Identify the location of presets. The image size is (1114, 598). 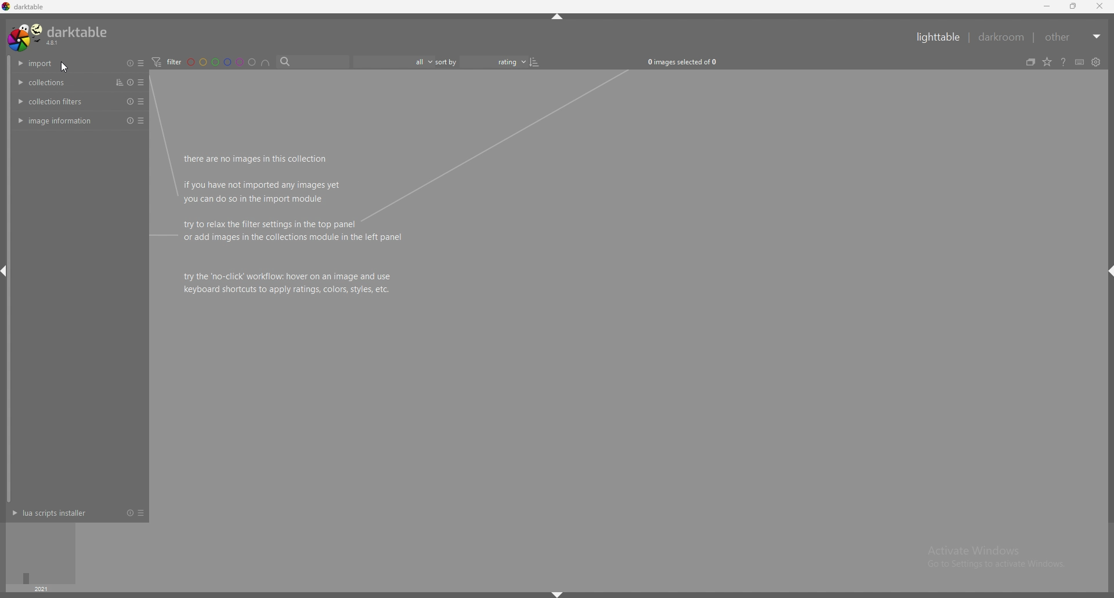
(140, 63).